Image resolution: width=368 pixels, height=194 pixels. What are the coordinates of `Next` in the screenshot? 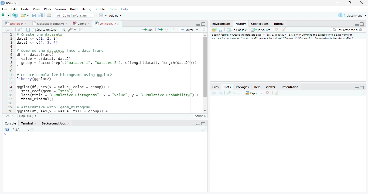 It's located at (12, 31).